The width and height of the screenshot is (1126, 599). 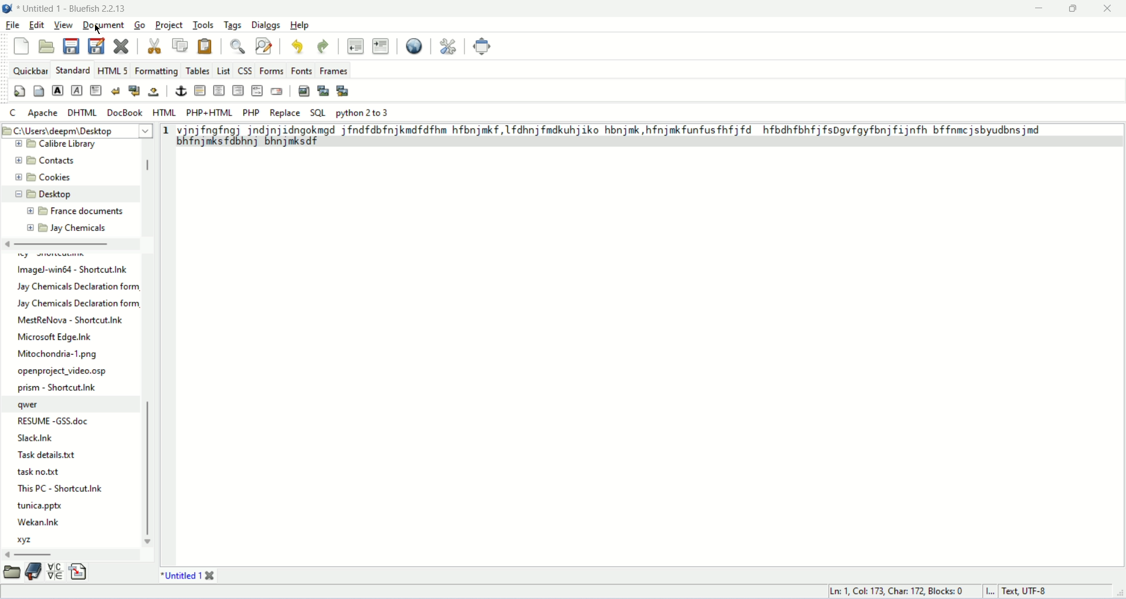 I want to click on tunica.pptx, so click(x=42, y=505).